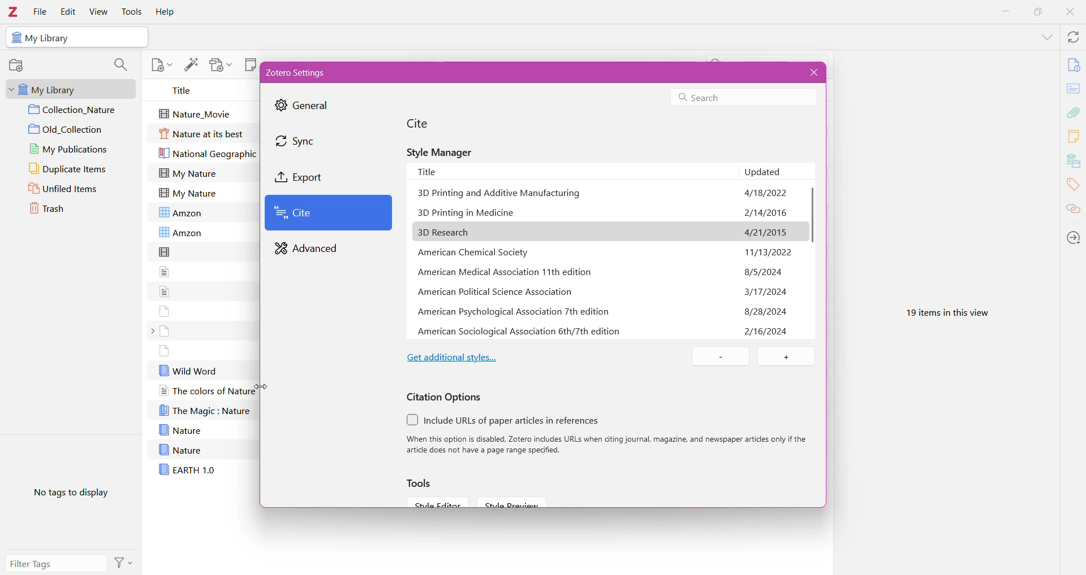  I want to click on Vertical Scroll Bar - Style Manager, so click(811, 220).